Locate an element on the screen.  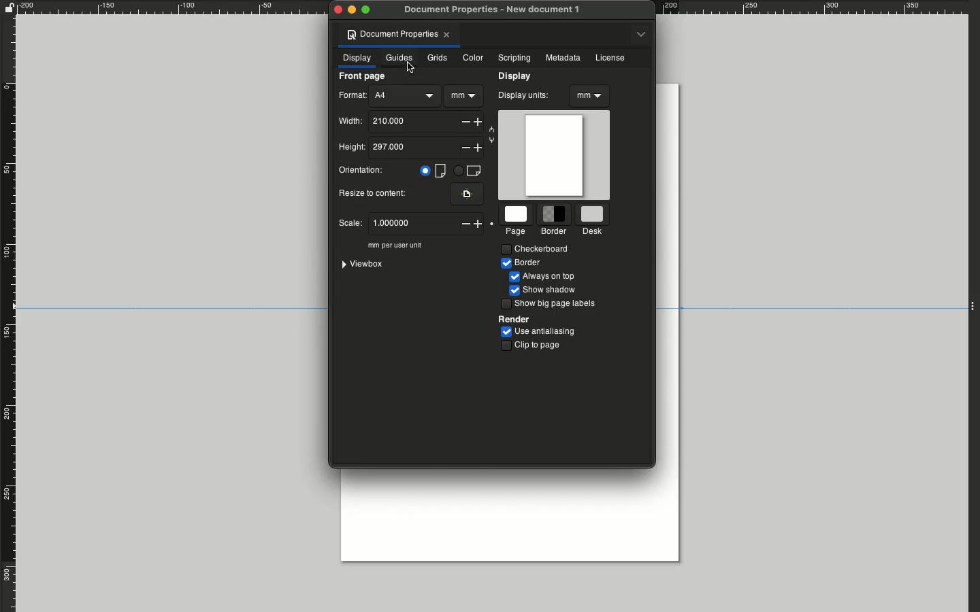
Show big page labels is located at coordinates (550, 303).